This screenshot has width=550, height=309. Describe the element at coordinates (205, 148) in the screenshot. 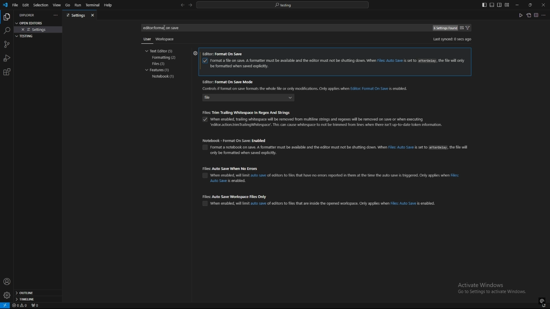

I see `unchecked` at that location.